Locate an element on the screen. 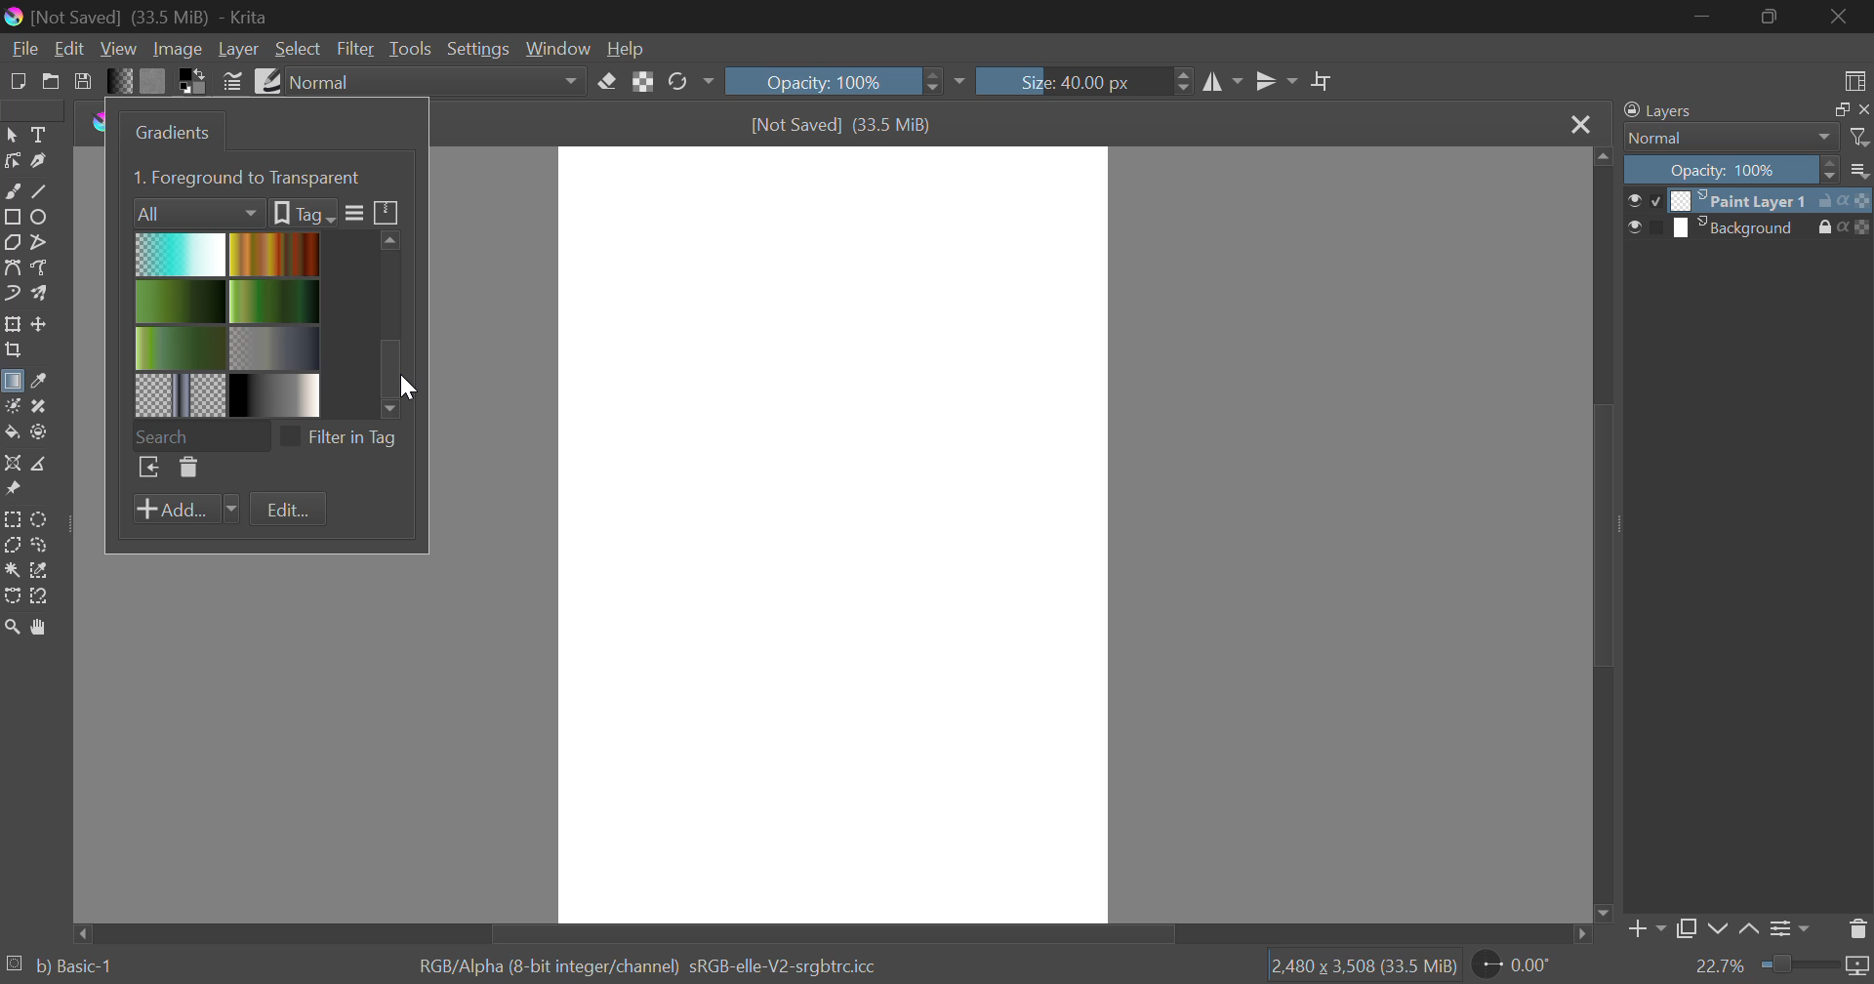 The height and width of the screenshot is (984, 1874). 0.00° is located at coordinates (1524, 963).